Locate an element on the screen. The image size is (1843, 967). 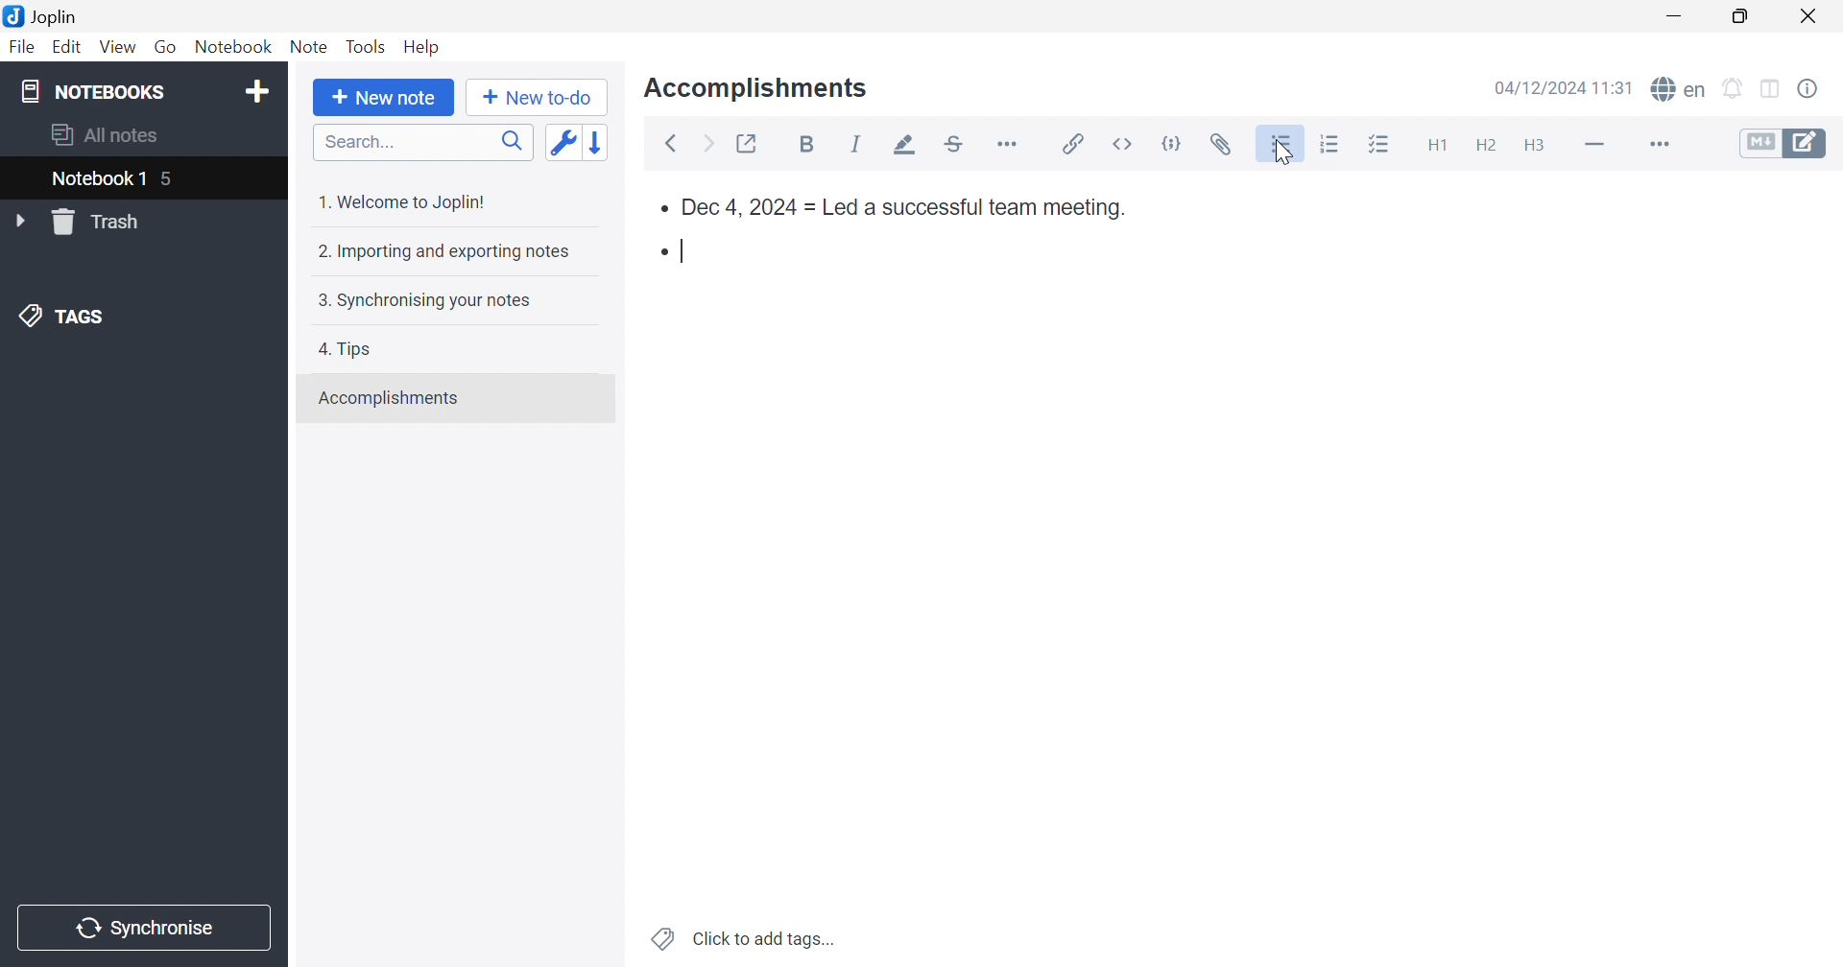
5 is located at coordinates (171, 180).